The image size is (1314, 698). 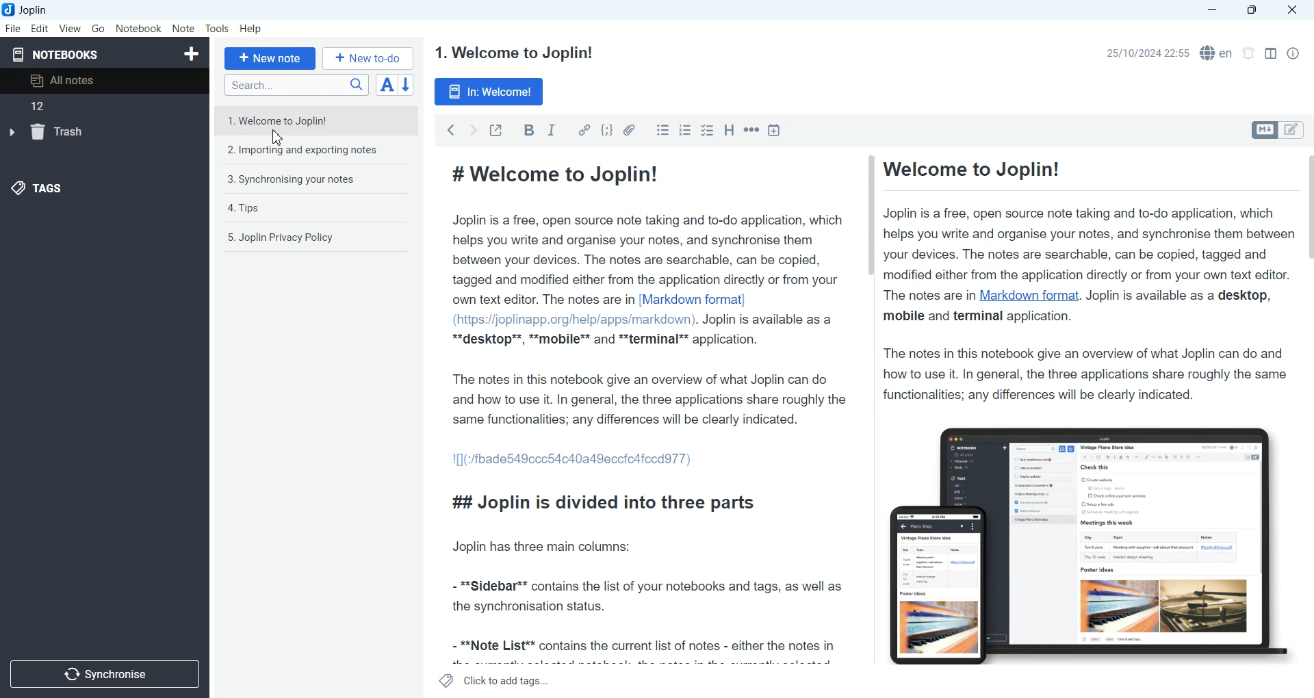 I want to click on Click to add tags, so click(x=495, y=680).